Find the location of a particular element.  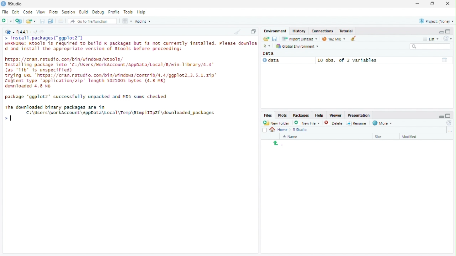

save workspace as is located at coordinates (275, 39).